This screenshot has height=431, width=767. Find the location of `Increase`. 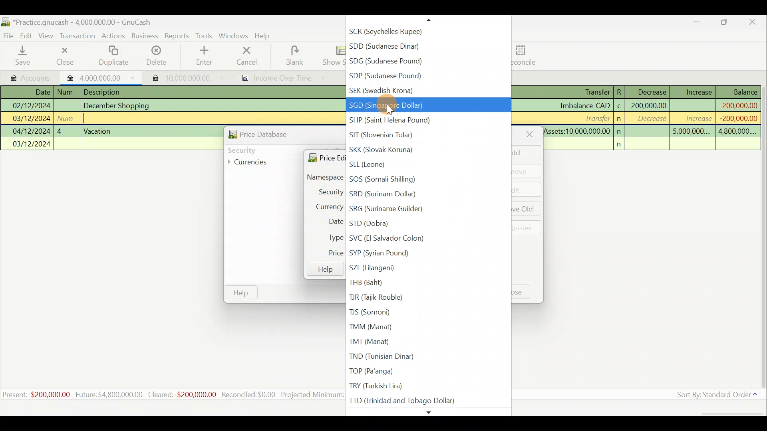

Increase is located at coordinates (699, 91).